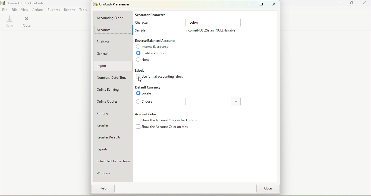 The image size is (371, 196). Describe the element at coordinates (261, 4) in the screenshot. I see `Maximize` at that location.